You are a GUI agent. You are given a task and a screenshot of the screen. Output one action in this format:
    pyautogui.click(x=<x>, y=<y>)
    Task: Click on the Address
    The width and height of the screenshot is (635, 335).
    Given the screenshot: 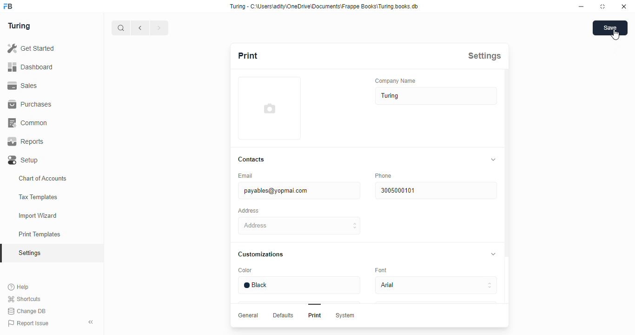 What is the action you would take?
    pyautogui.click(x=250, y=210)
    